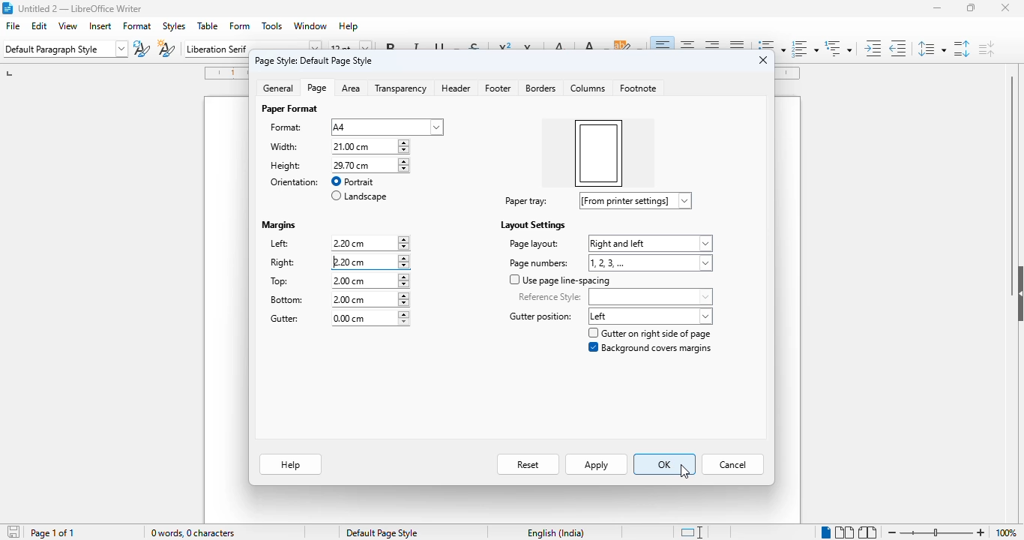 The height and width of the screenshot is (540, 1024). Describe the element at coordinates (352, 181) in the screenshot. I see `portrait` at that location.